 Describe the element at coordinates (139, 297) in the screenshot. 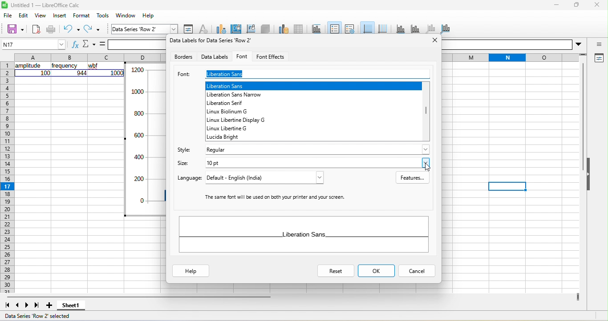

I see `horizontal scroll bar` at that location.